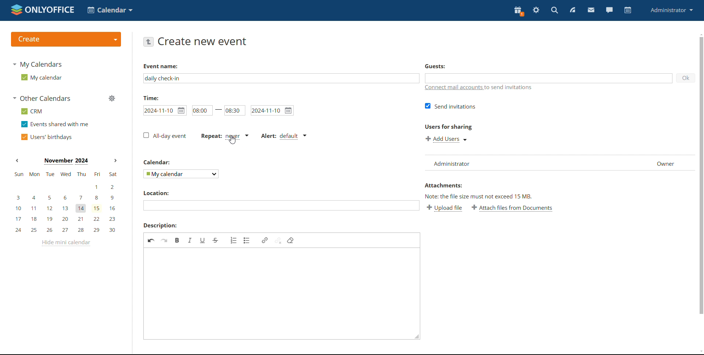 This screenshot has width=704, height=355. Describe the element at coordinates (201, 110) in the screenshot. I see `event start time` at that location.